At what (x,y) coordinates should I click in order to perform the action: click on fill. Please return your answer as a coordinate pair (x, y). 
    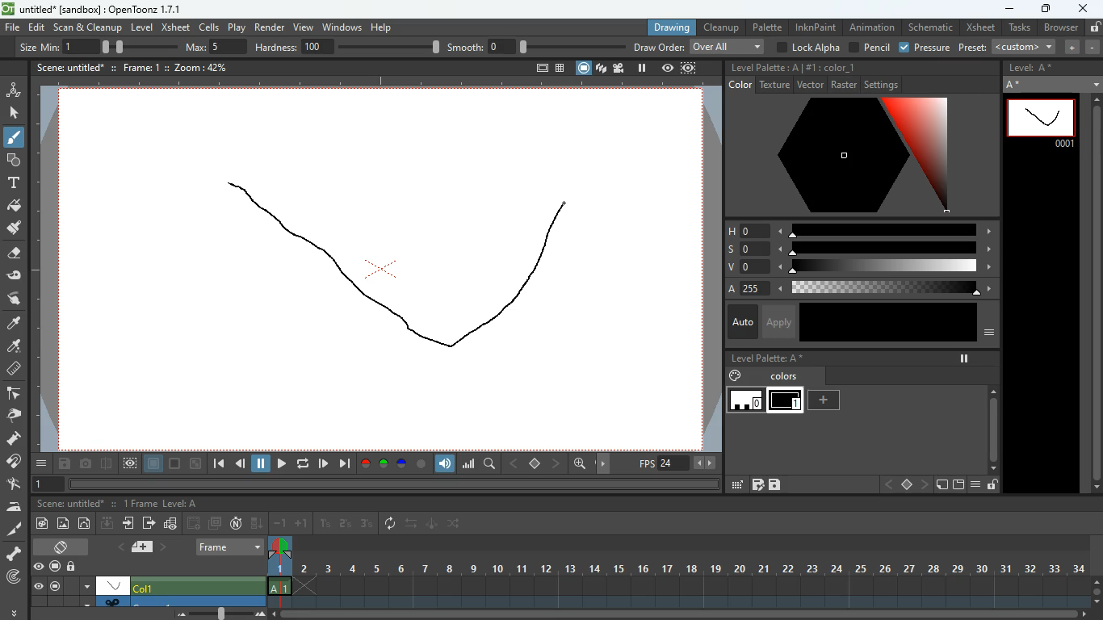
    Looking at the image, I should click on (15, 207).